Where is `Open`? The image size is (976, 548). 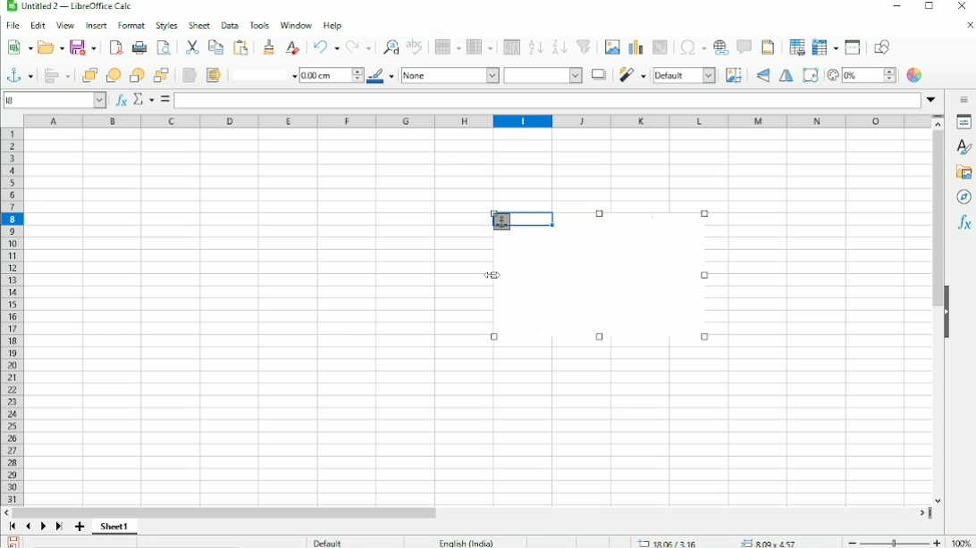 Open is located at coordinates (49, 46).